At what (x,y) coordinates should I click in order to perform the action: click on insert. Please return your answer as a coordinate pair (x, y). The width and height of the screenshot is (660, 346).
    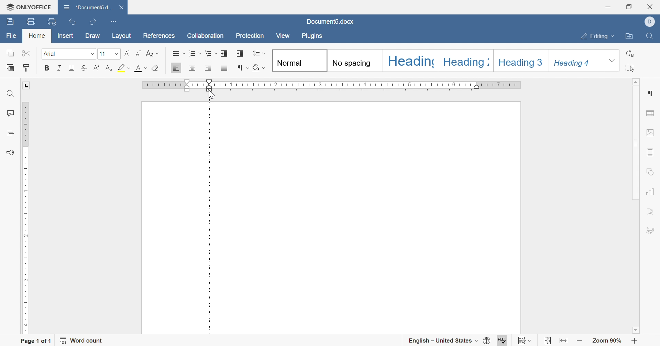
    Looking at the image, I should click on (64, 37).